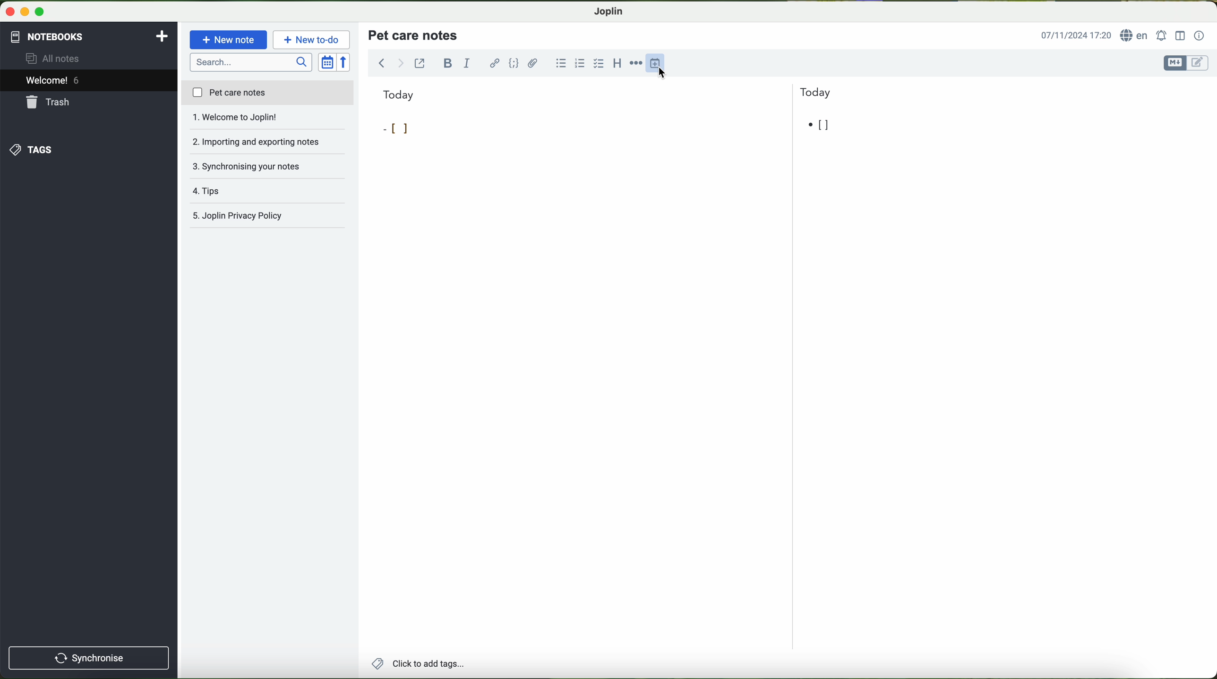 The image size is (1217, 679). I want to click on [], so click(819, 126).